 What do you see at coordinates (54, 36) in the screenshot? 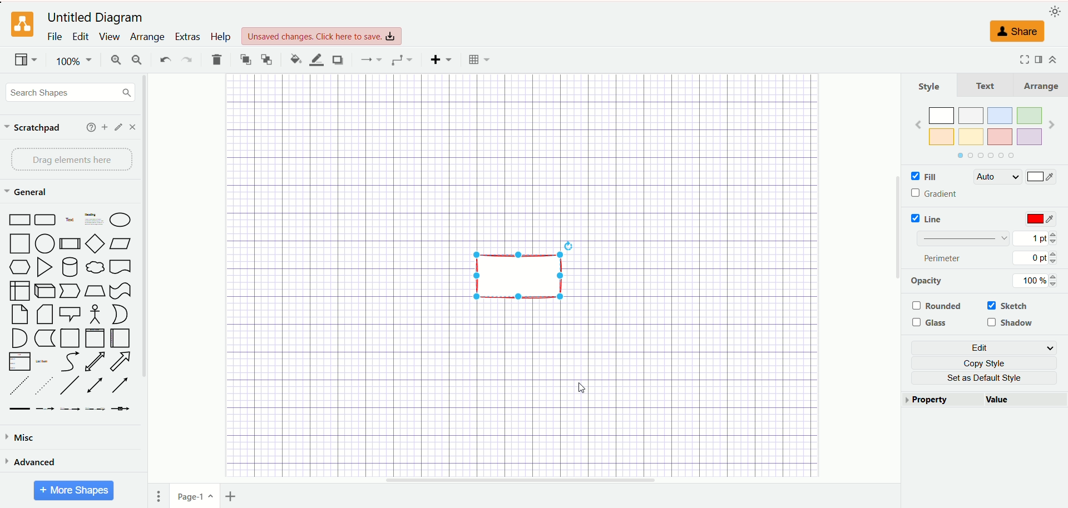
I see `file` at bounding box center [54, 36].